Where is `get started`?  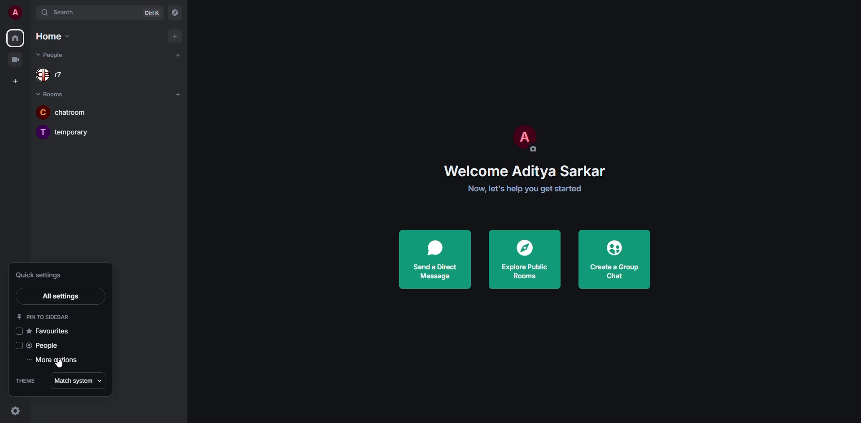
get started is located at coordinates (525, 188).